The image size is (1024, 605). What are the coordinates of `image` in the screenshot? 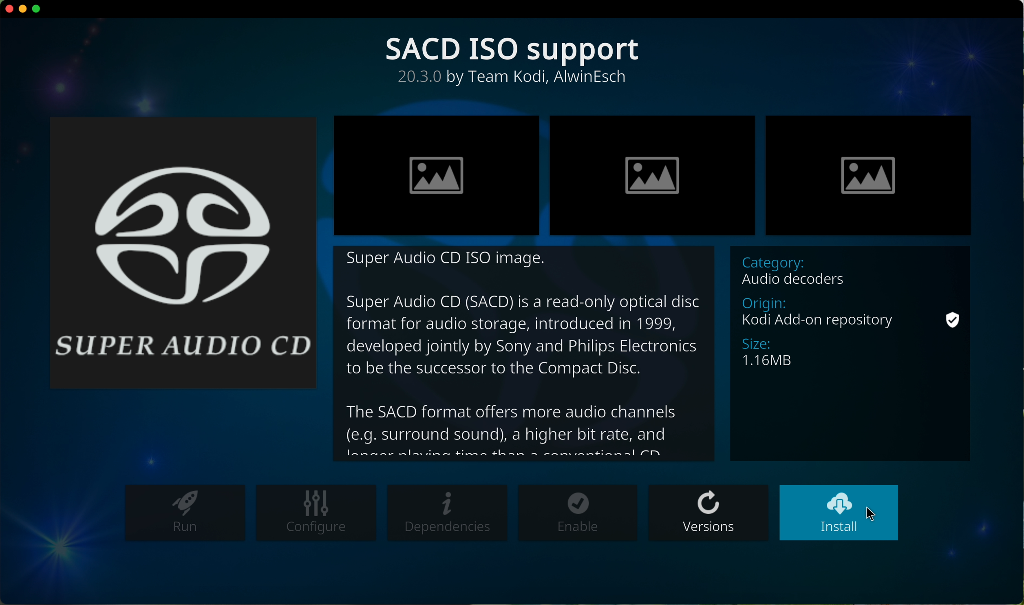 It's located at (437, 174).